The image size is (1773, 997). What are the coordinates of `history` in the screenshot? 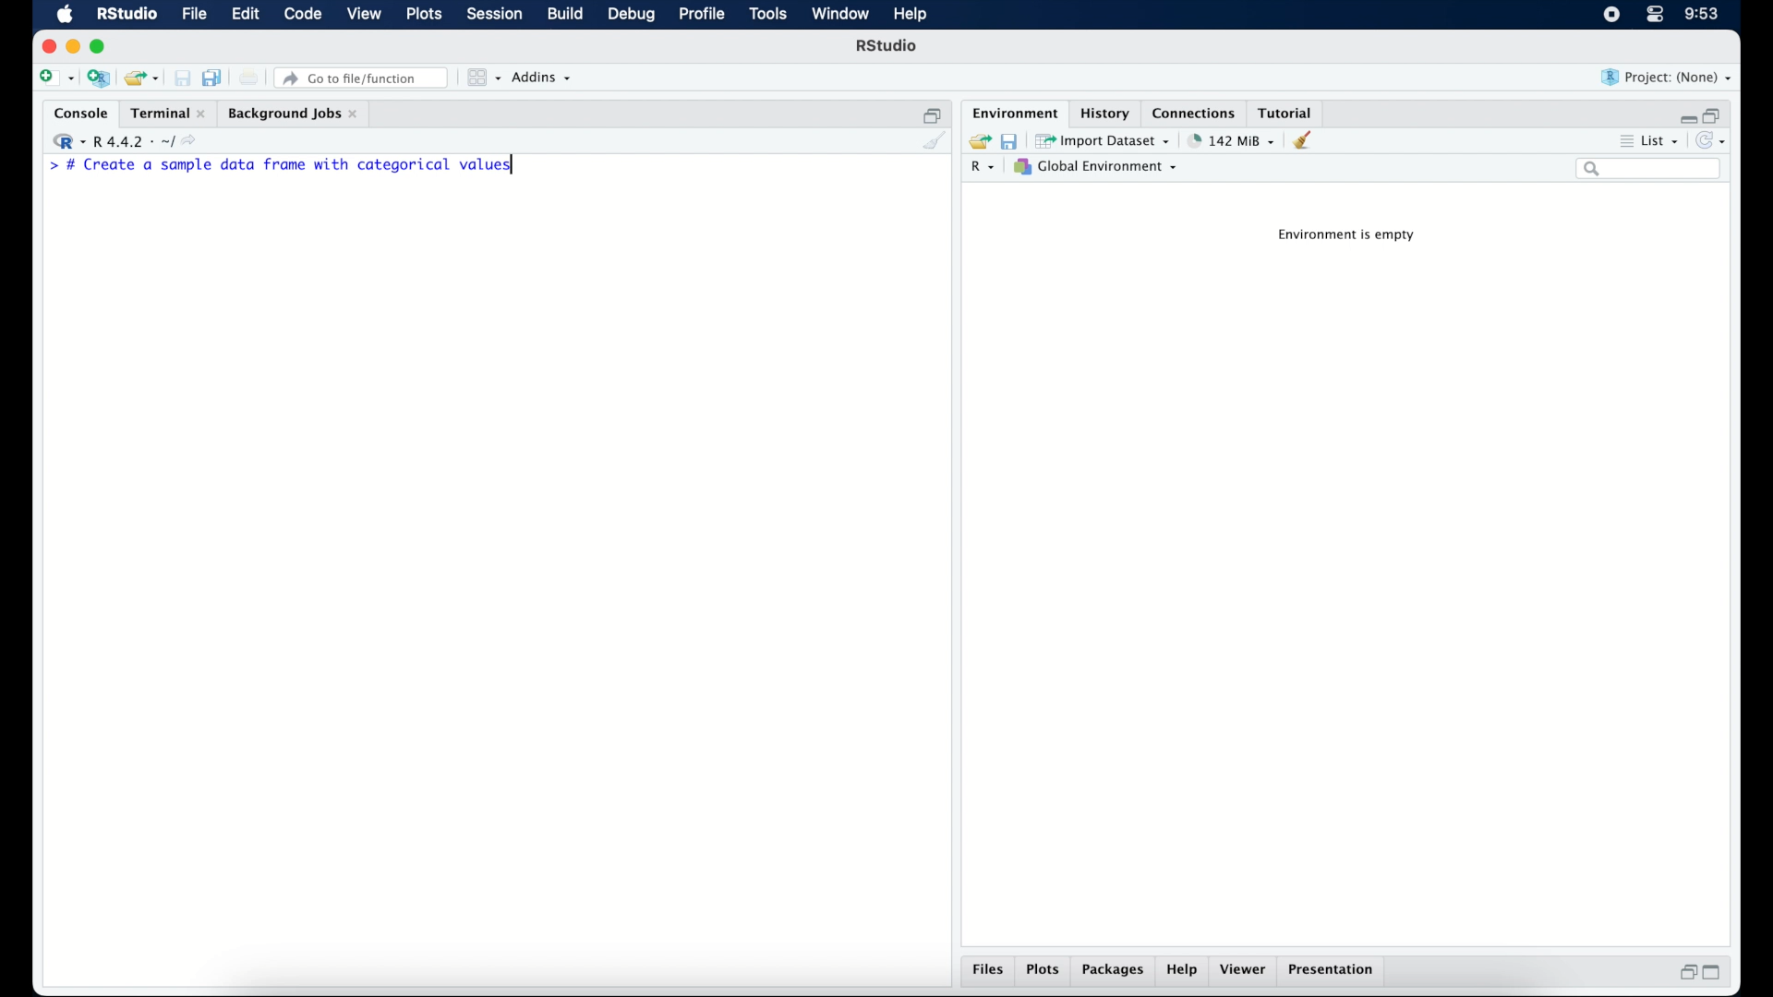 It's located at (1107, 113).